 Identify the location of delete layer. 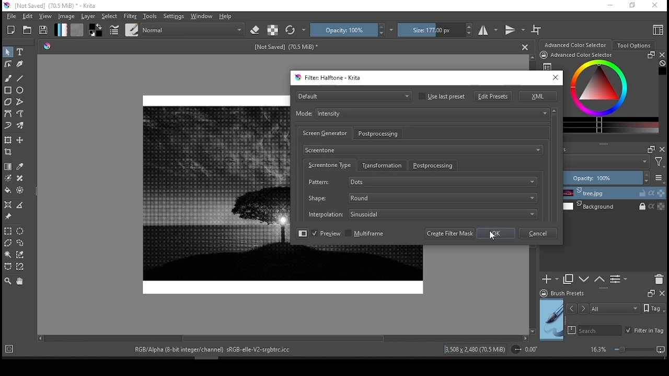
(660, 278).